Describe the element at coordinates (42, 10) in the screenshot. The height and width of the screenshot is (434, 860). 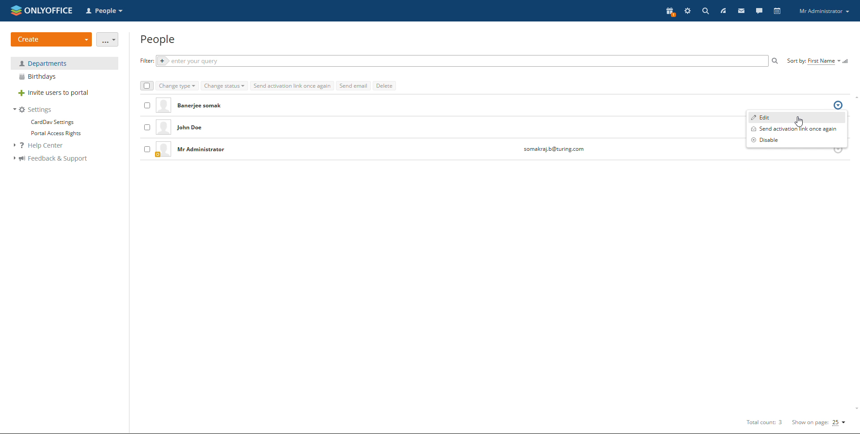
I see `logo` at that location.